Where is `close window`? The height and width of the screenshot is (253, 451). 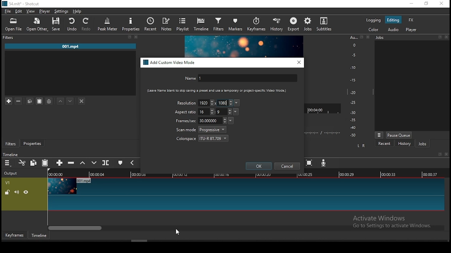
close window is located at coordinates (441, 4).